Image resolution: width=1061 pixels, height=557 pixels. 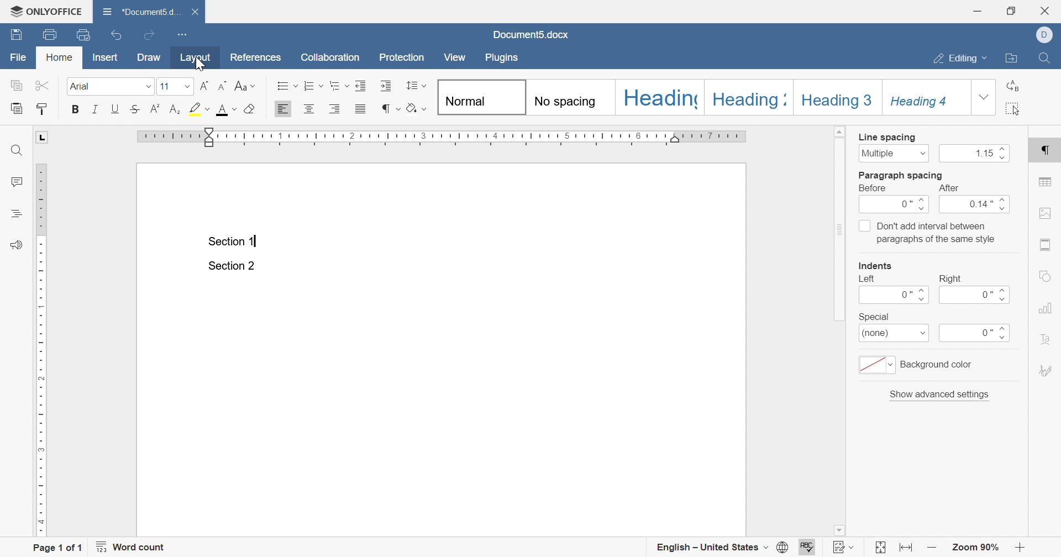 I want to click on redo, so click(x=150, y=35).